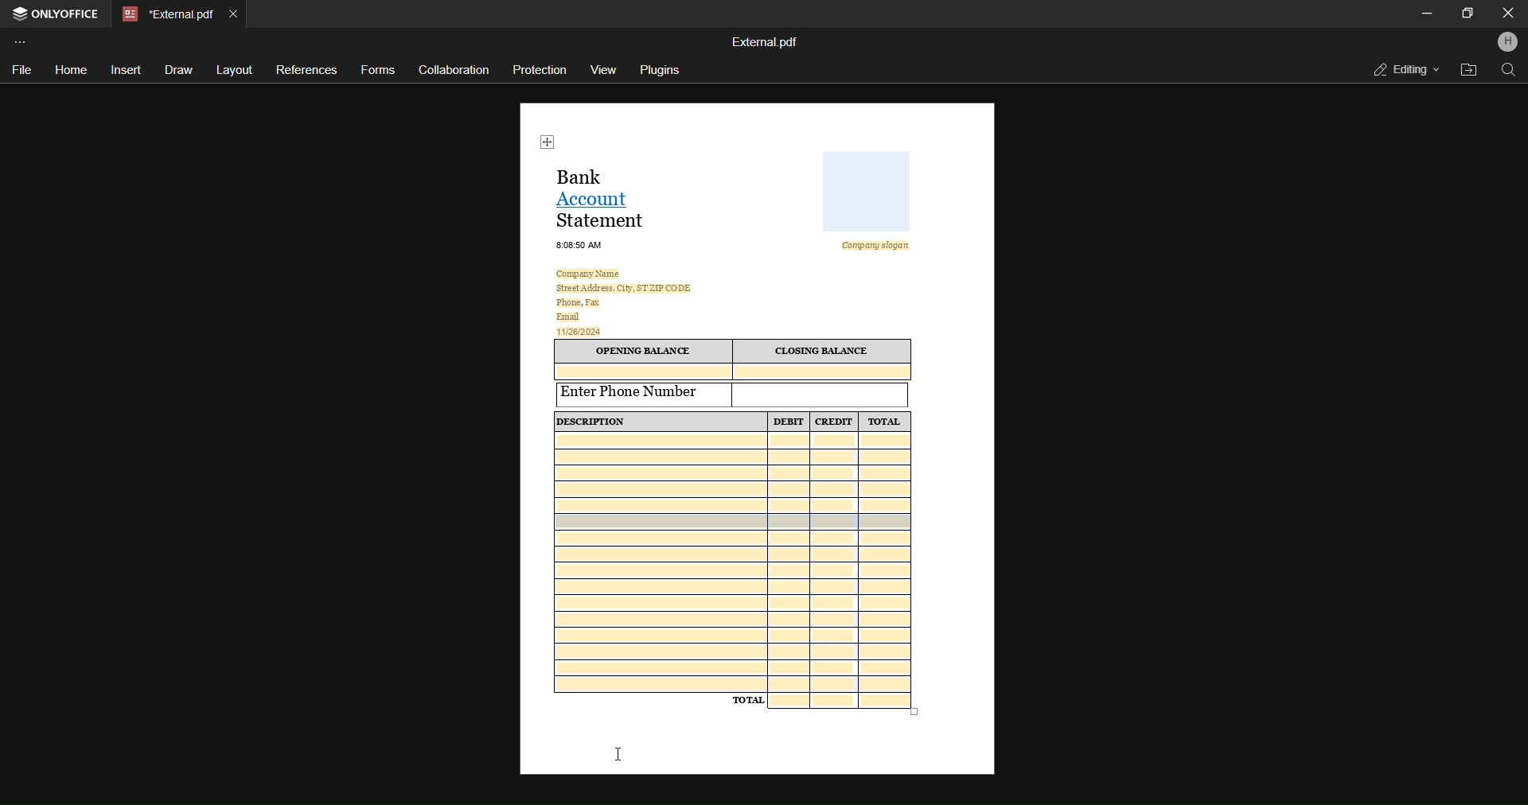 This screenshot has height=805, width=1528. What do you see at coordinates (824, 352) in the screenshot?
I see `CLOSING BALANCE` at bounding box center [824, 352].